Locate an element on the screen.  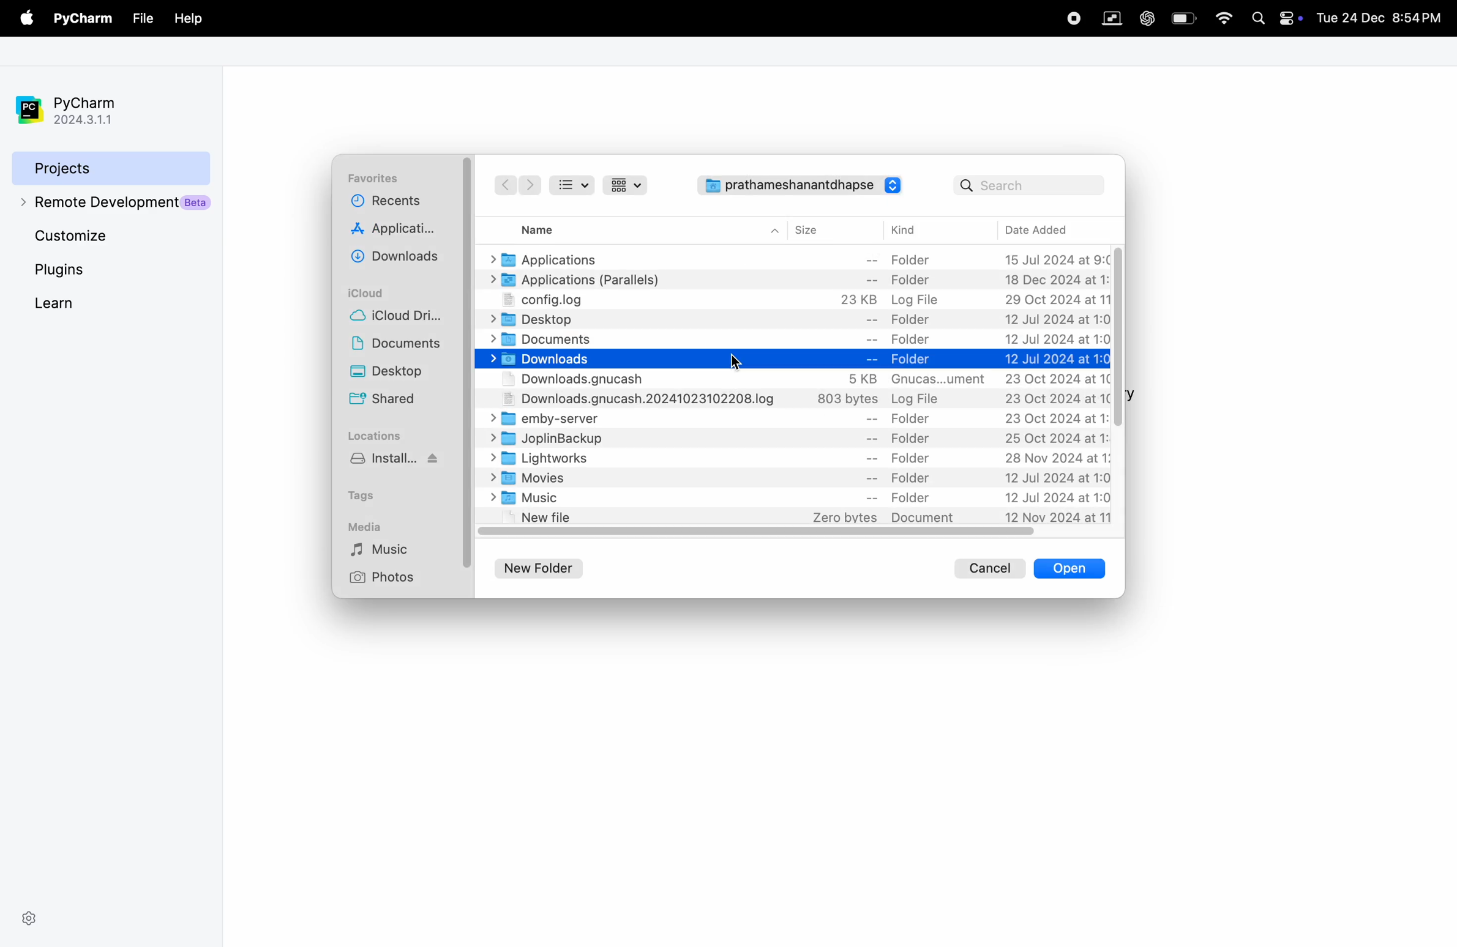
apple menu is located at coordinates (24, 19).